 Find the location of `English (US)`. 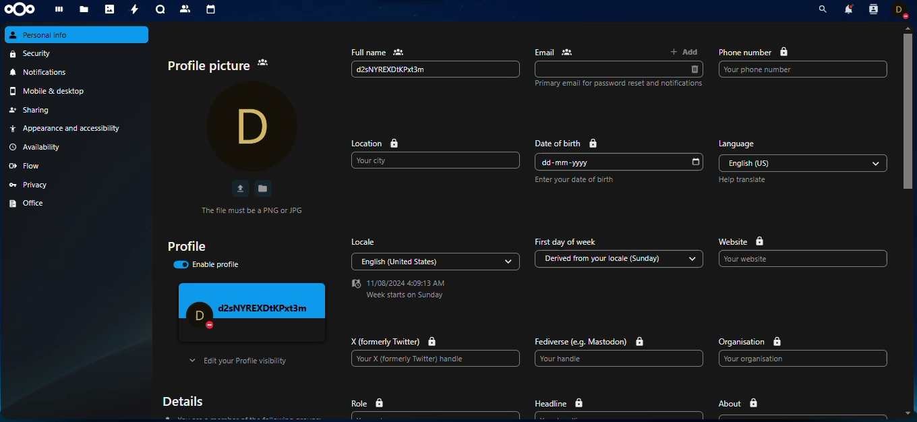

English (US) is located at coordinates (793, 163).